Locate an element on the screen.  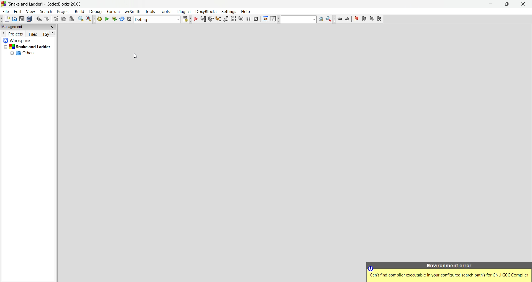
close is located at coordinates (523, 4).